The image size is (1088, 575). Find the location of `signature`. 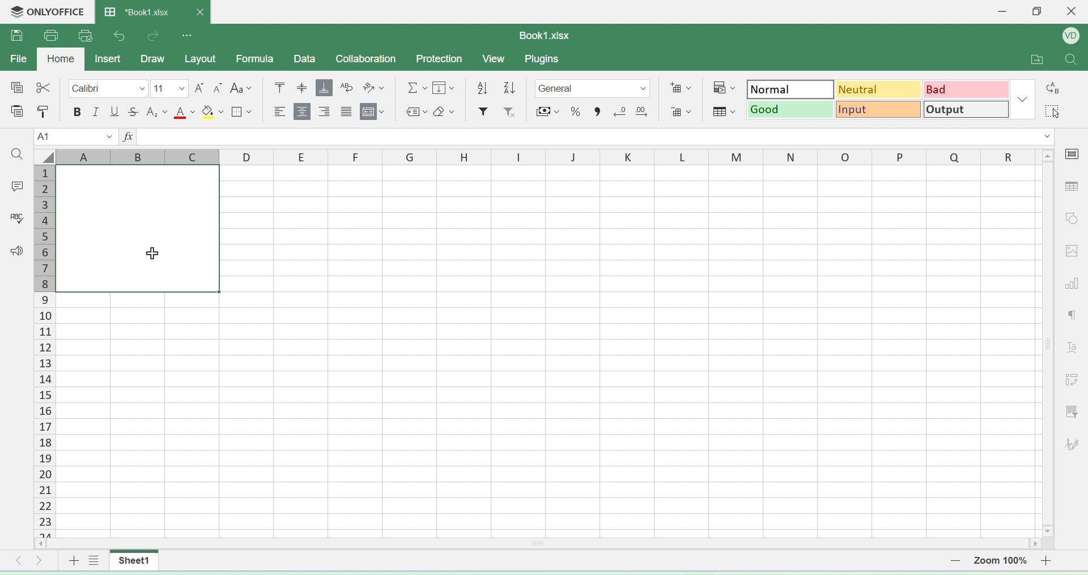

signature is located at coordinates (1074, 447).